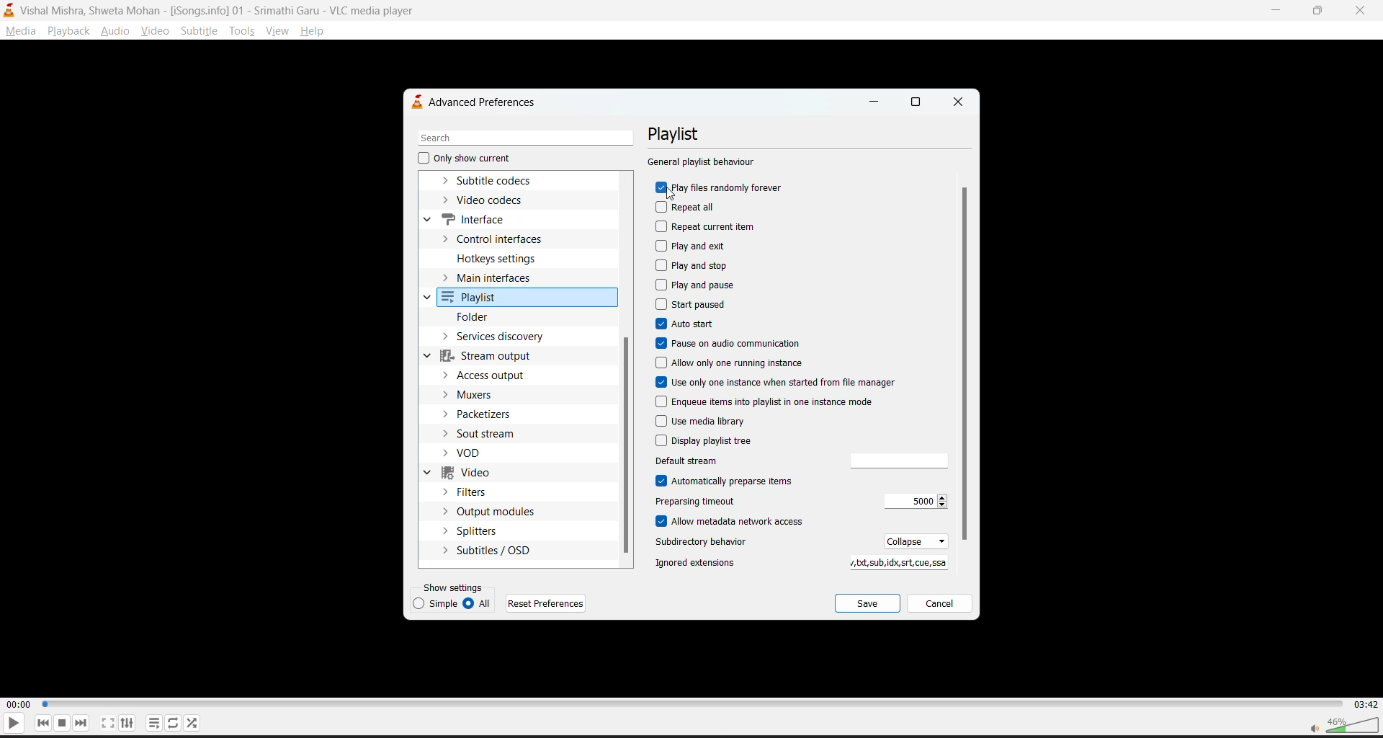 This screenshot has height=738, width=1383. Describe the element at coordinates (169, 720) in the screenshot. I see `loop` at that location.